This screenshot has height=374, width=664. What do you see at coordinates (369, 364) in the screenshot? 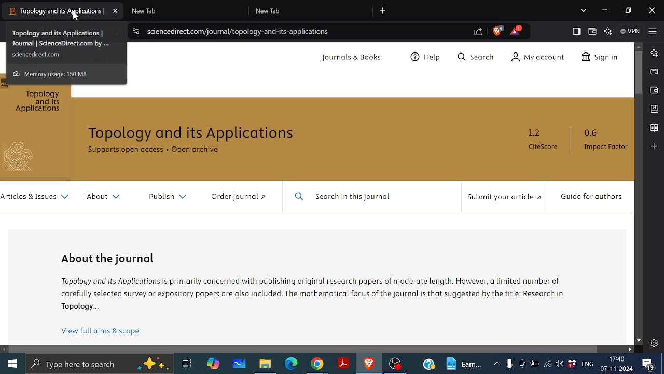
I see `Brave browser` at bounding box center [369, 364].